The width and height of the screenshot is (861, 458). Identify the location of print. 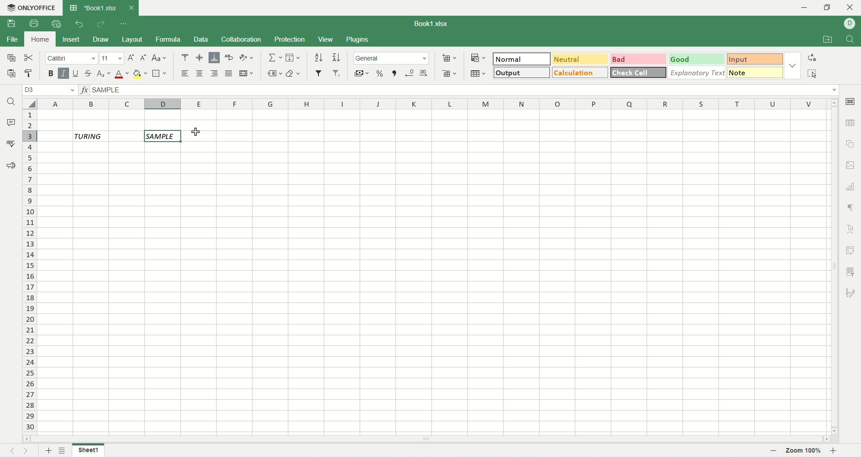
(36, 23).